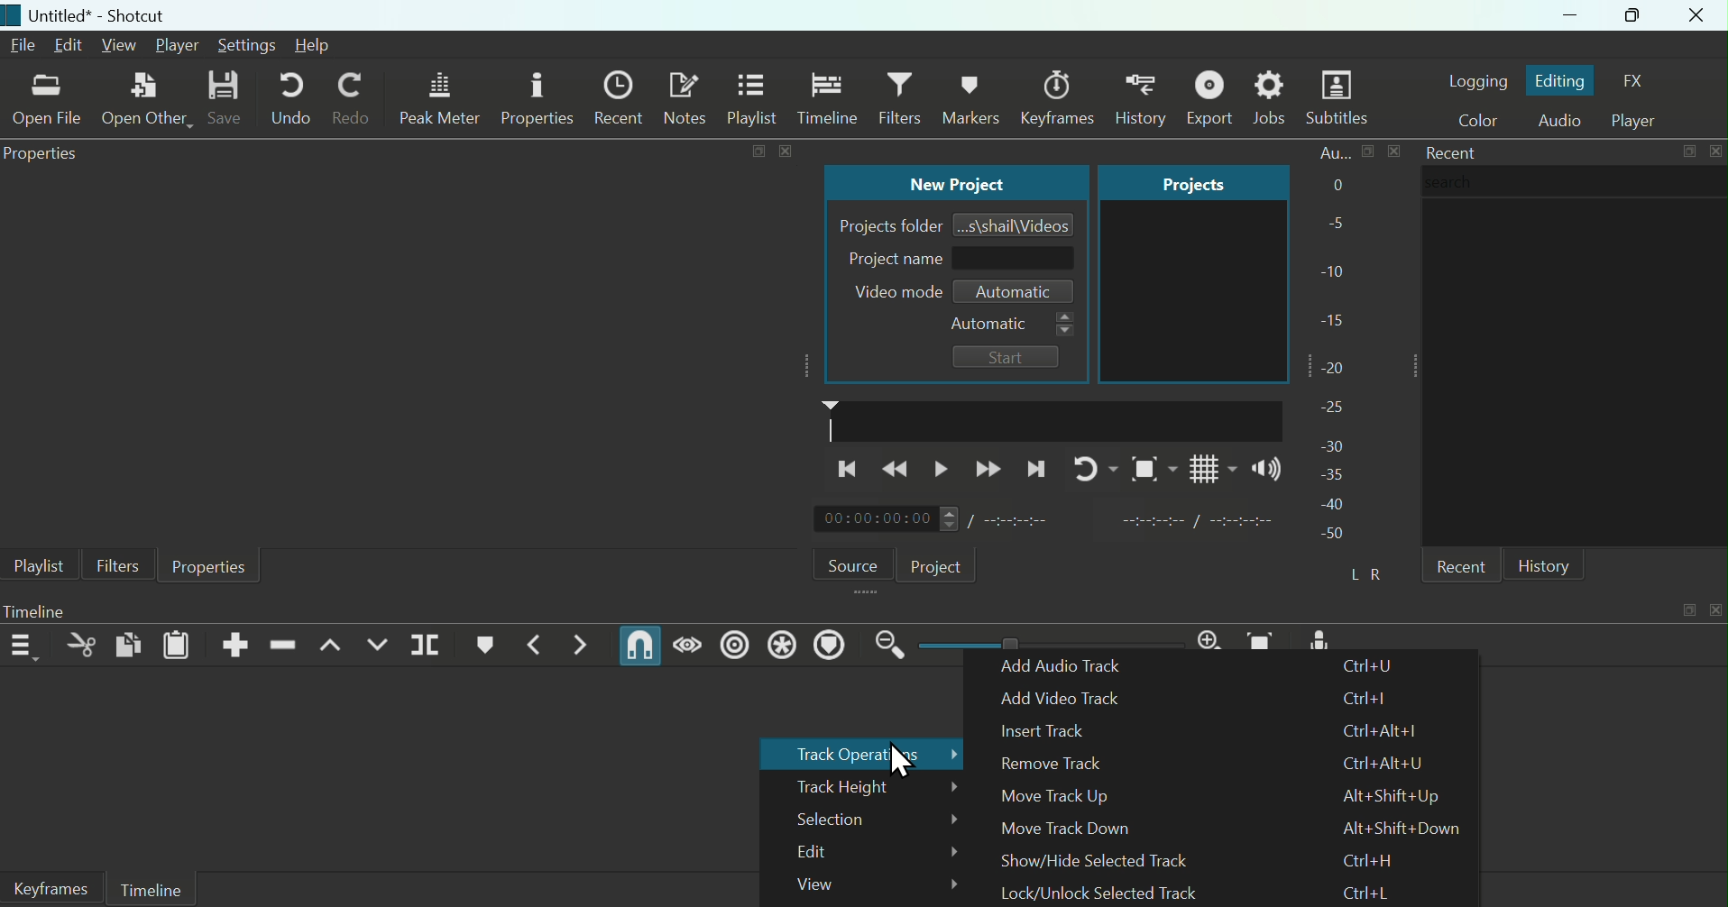 This screenshot has height=907, width=1728. What do you see at coordinates (944, 467) in the screenshot?
I see `Play/Pause` at bounding box center [944, 467].